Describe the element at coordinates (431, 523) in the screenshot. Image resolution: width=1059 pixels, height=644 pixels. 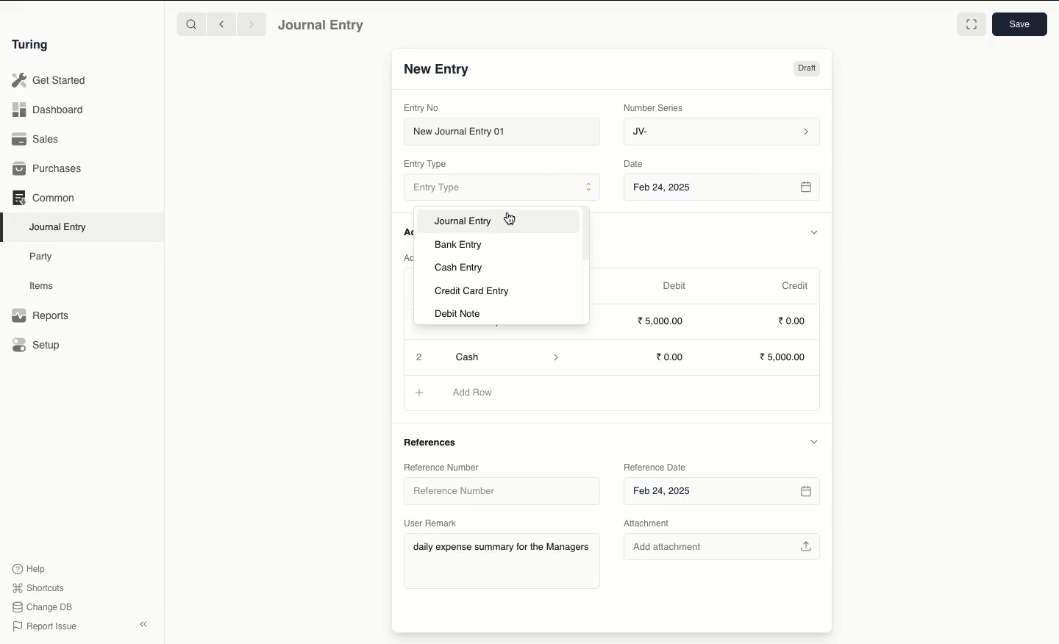
I see `User Remark` at that location.